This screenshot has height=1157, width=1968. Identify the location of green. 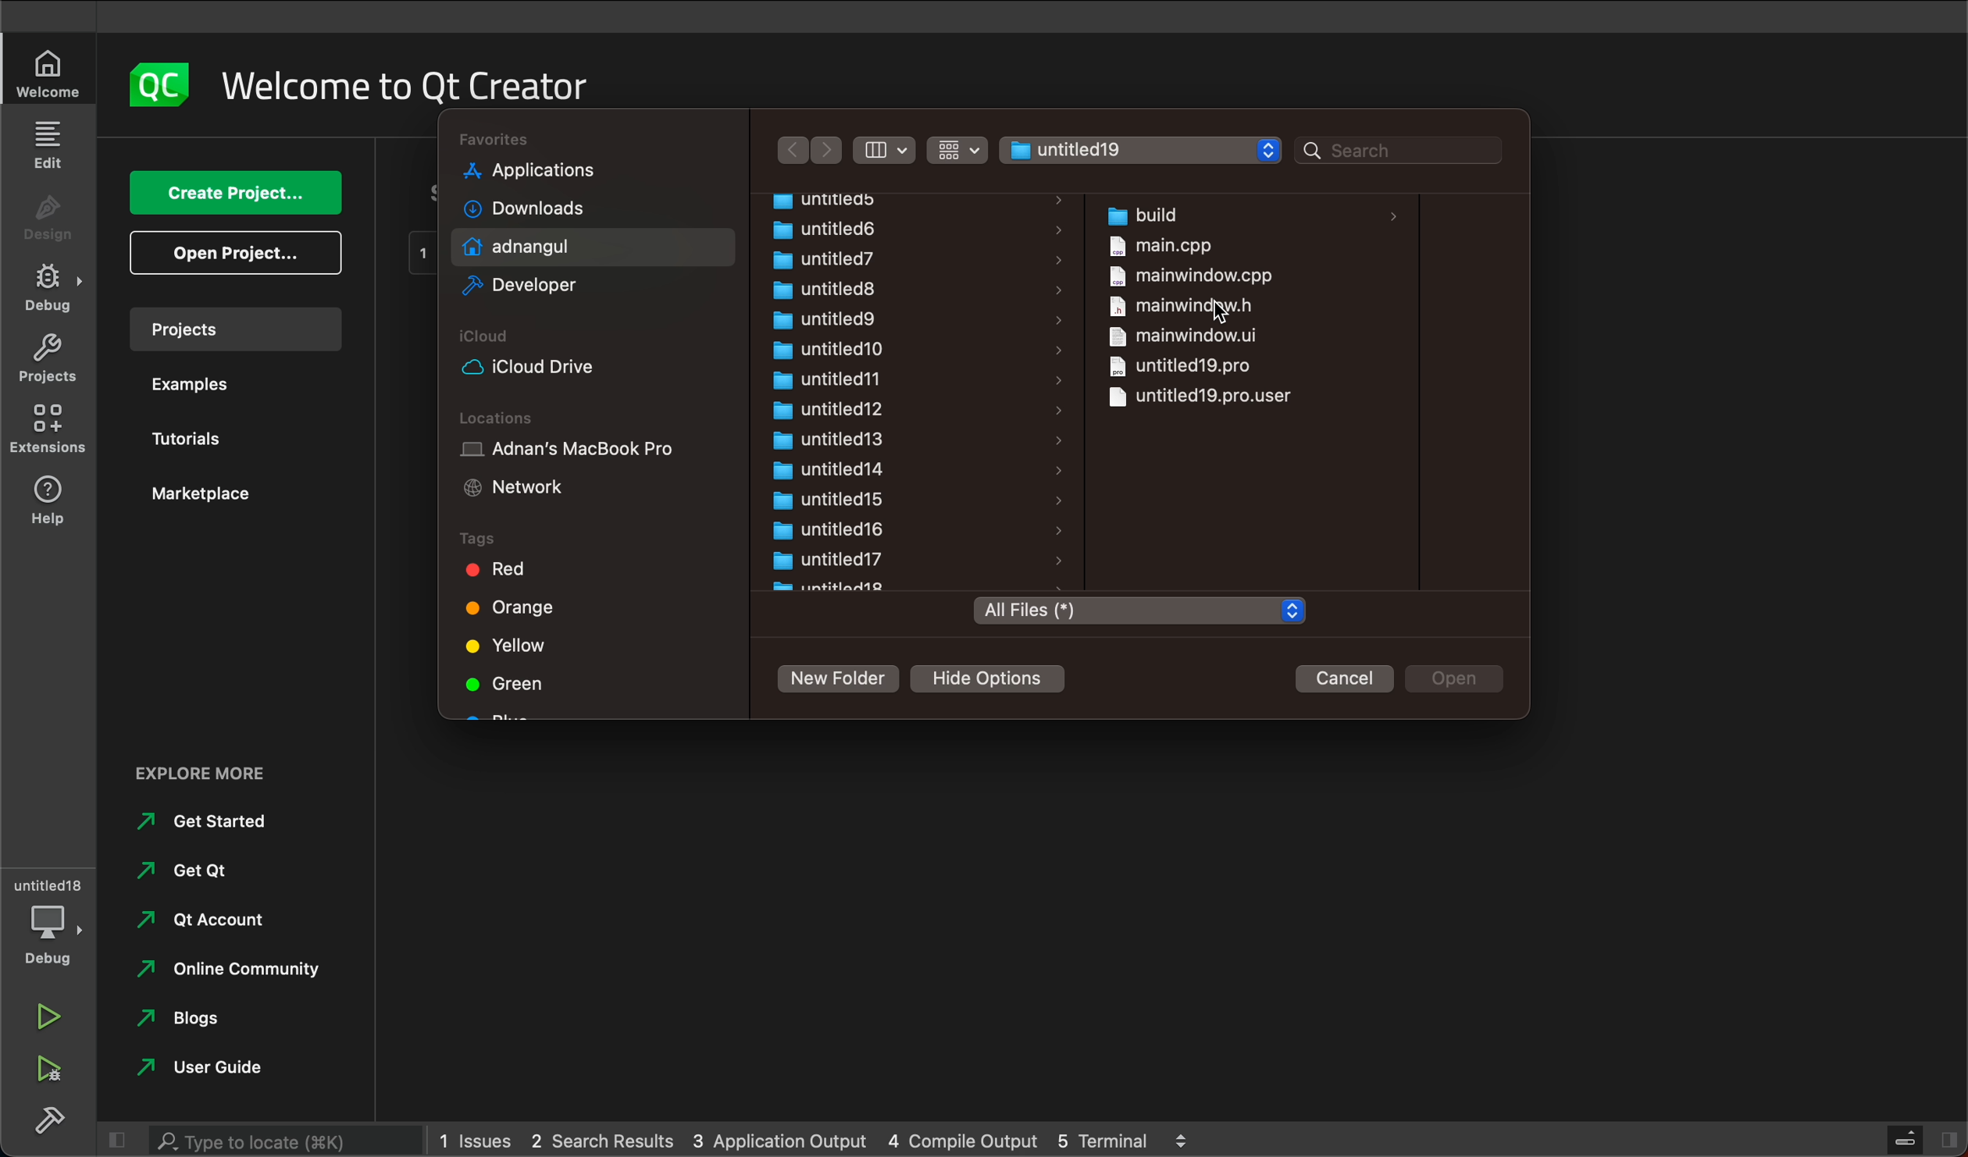
(515, 687).